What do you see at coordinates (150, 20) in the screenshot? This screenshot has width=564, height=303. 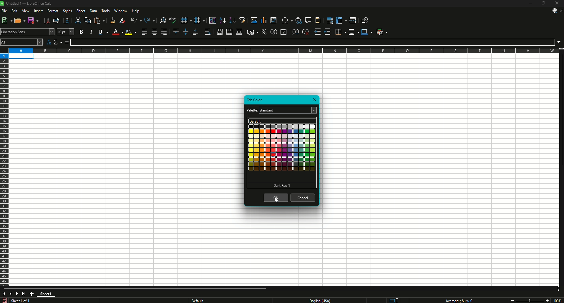 I see `Redo` at bounding box center [150, 20].